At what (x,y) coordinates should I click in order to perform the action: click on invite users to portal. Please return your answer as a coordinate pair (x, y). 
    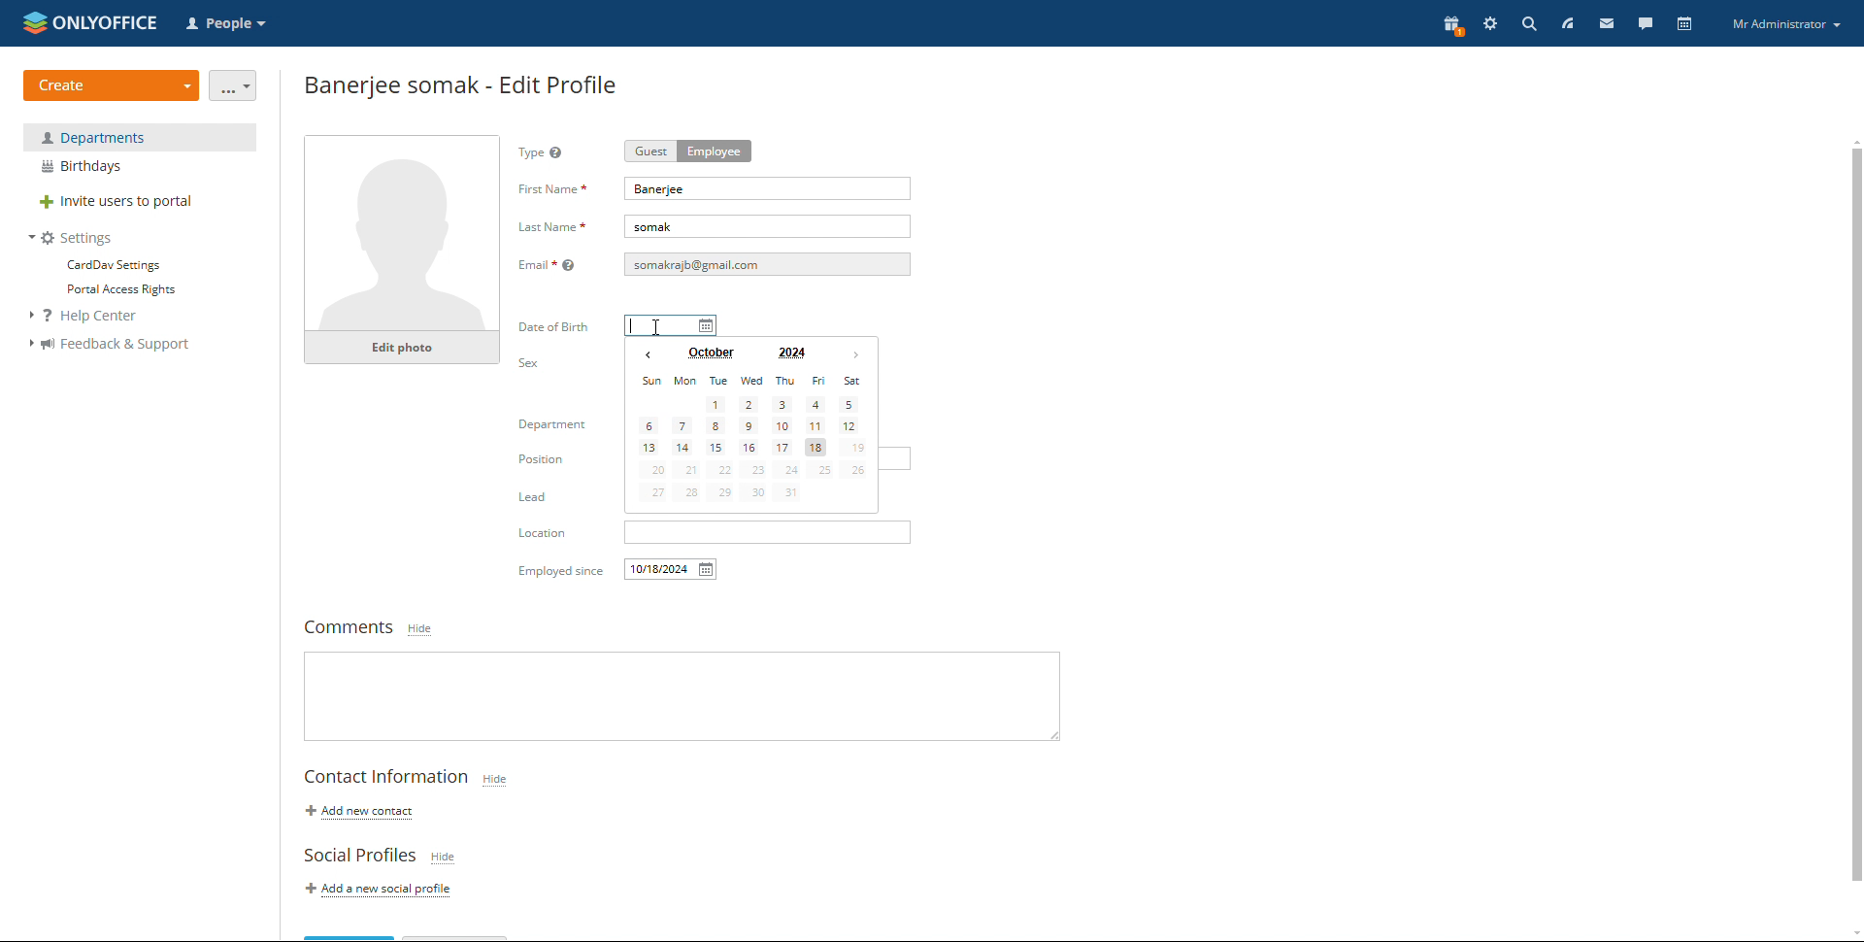
    Looking at the image, I should click on (140, 203).